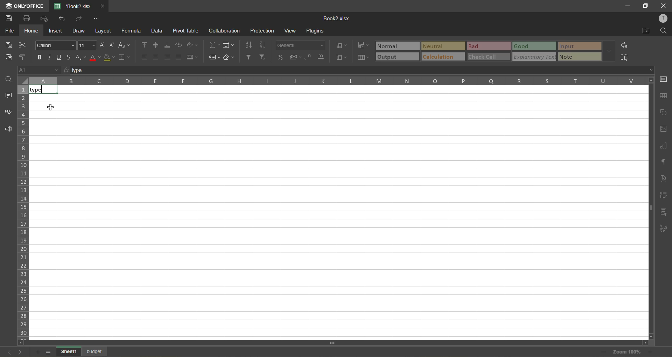  Describe the element at coordinates (281, 57) in the screenshot. I see `percent` at that location.